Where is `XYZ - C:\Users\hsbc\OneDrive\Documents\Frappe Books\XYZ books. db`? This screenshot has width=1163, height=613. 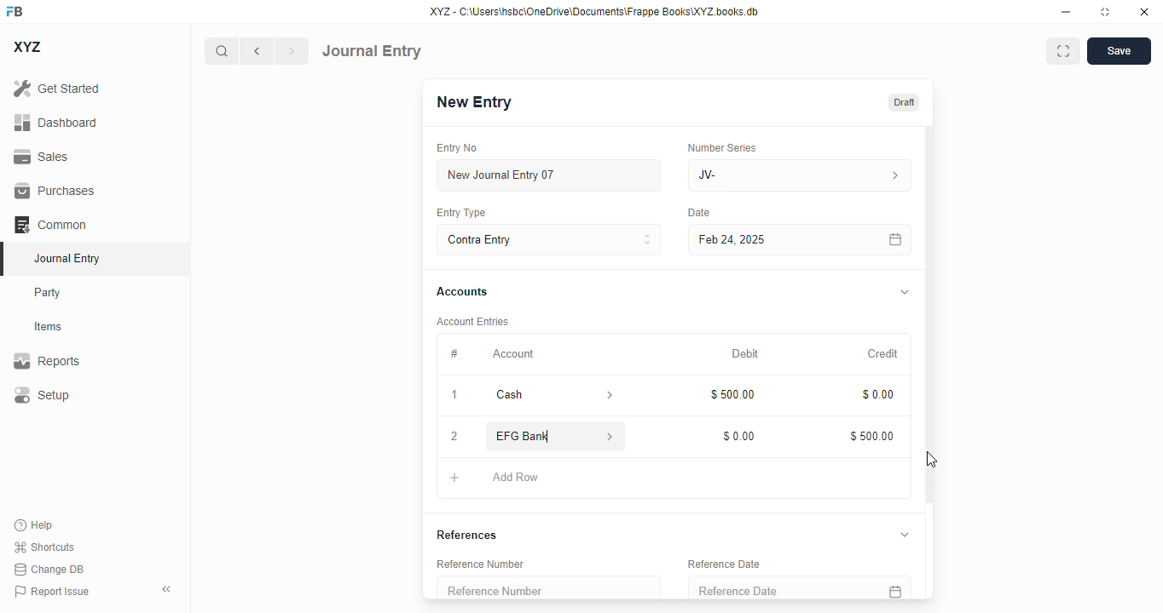 XYZ - C:\Users\hsbc\OneDrive\Documents\Frappe Books\XYZ books. db is located at coordinates (594, 12).